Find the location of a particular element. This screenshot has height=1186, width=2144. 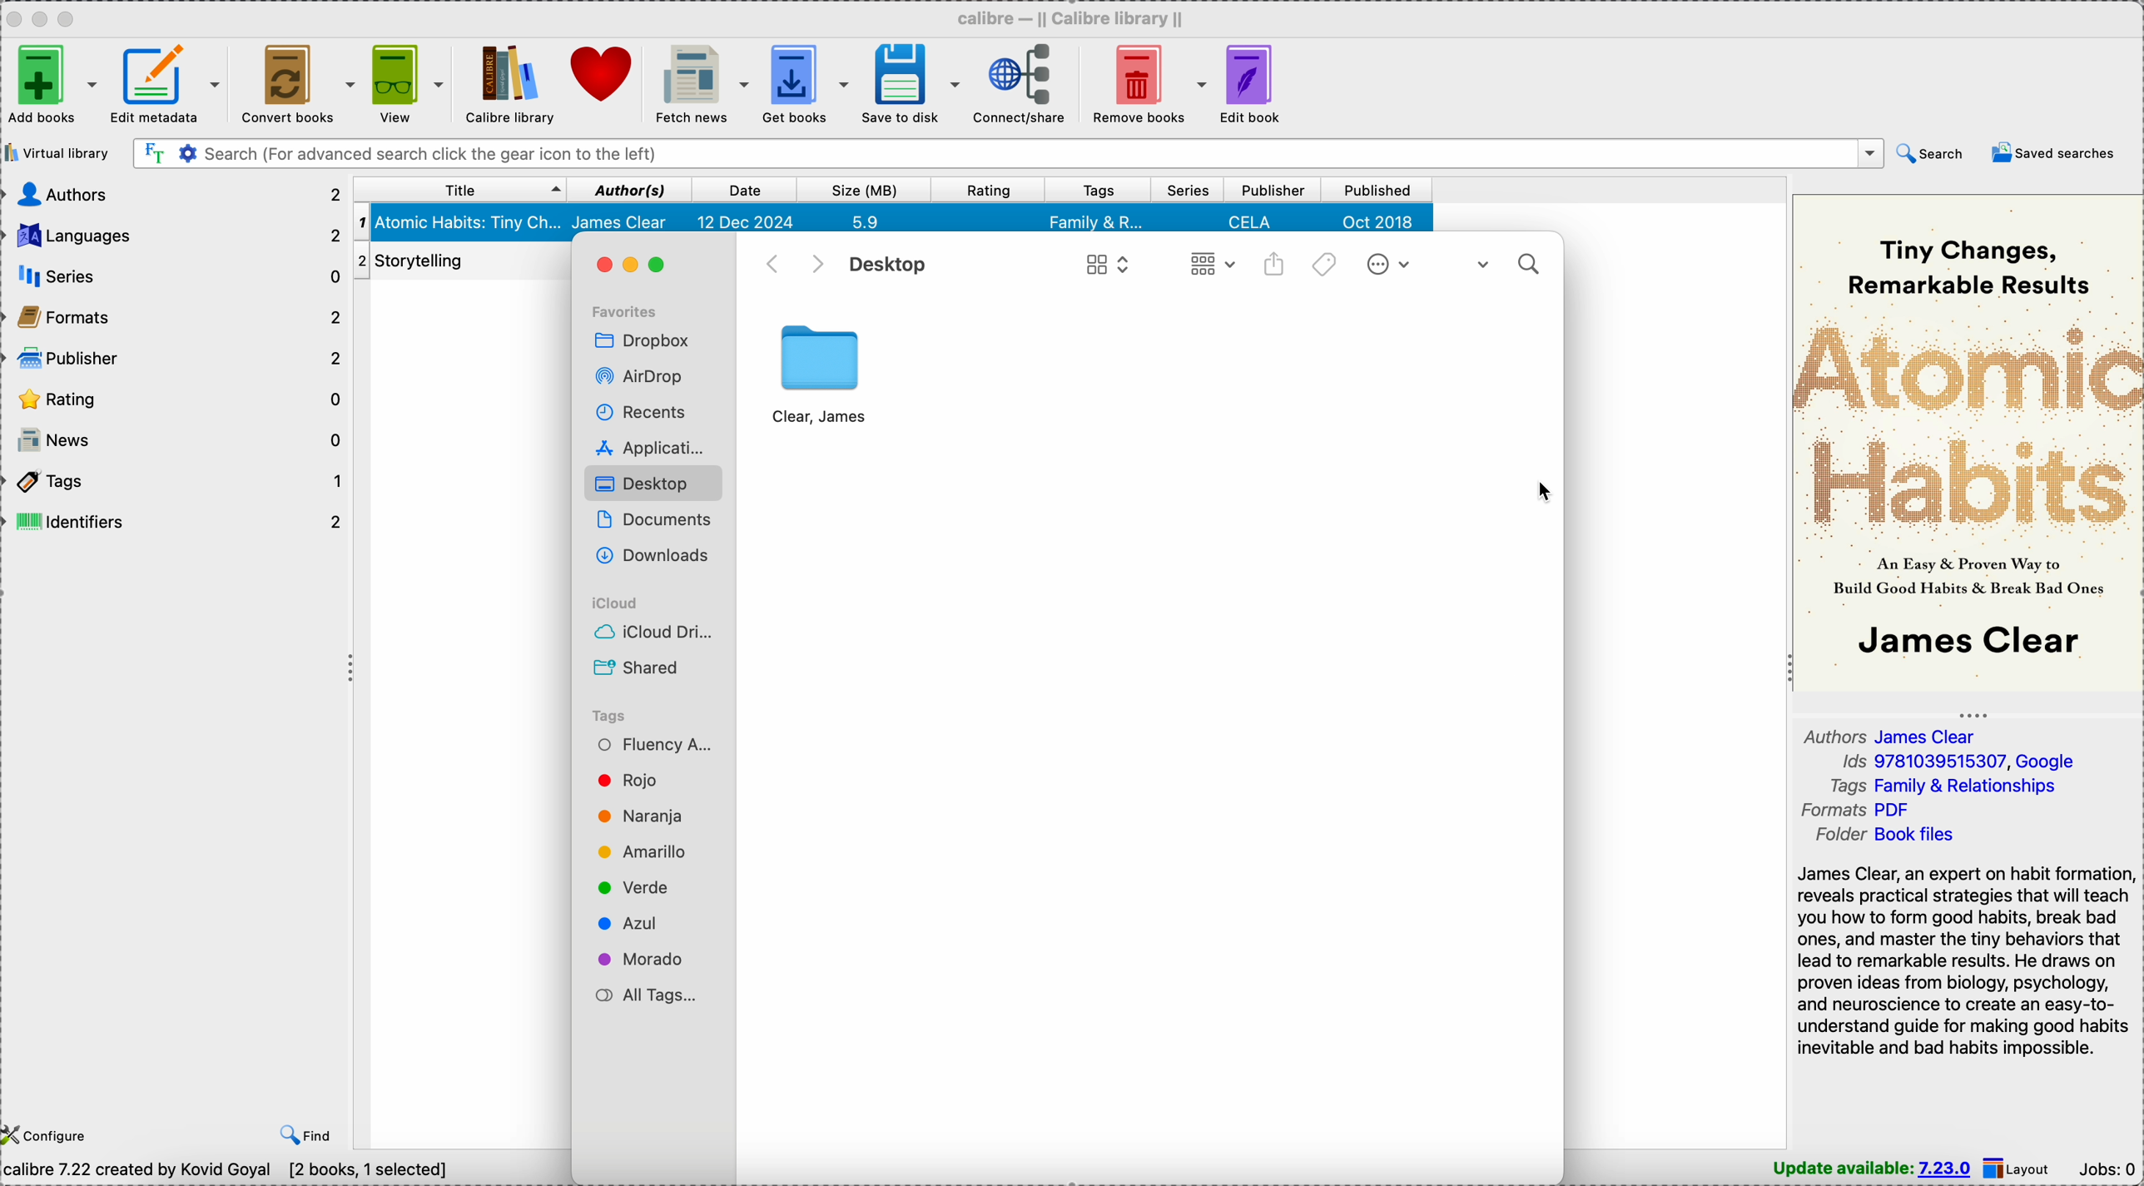

identifiers is located at coordinates (177, 522).